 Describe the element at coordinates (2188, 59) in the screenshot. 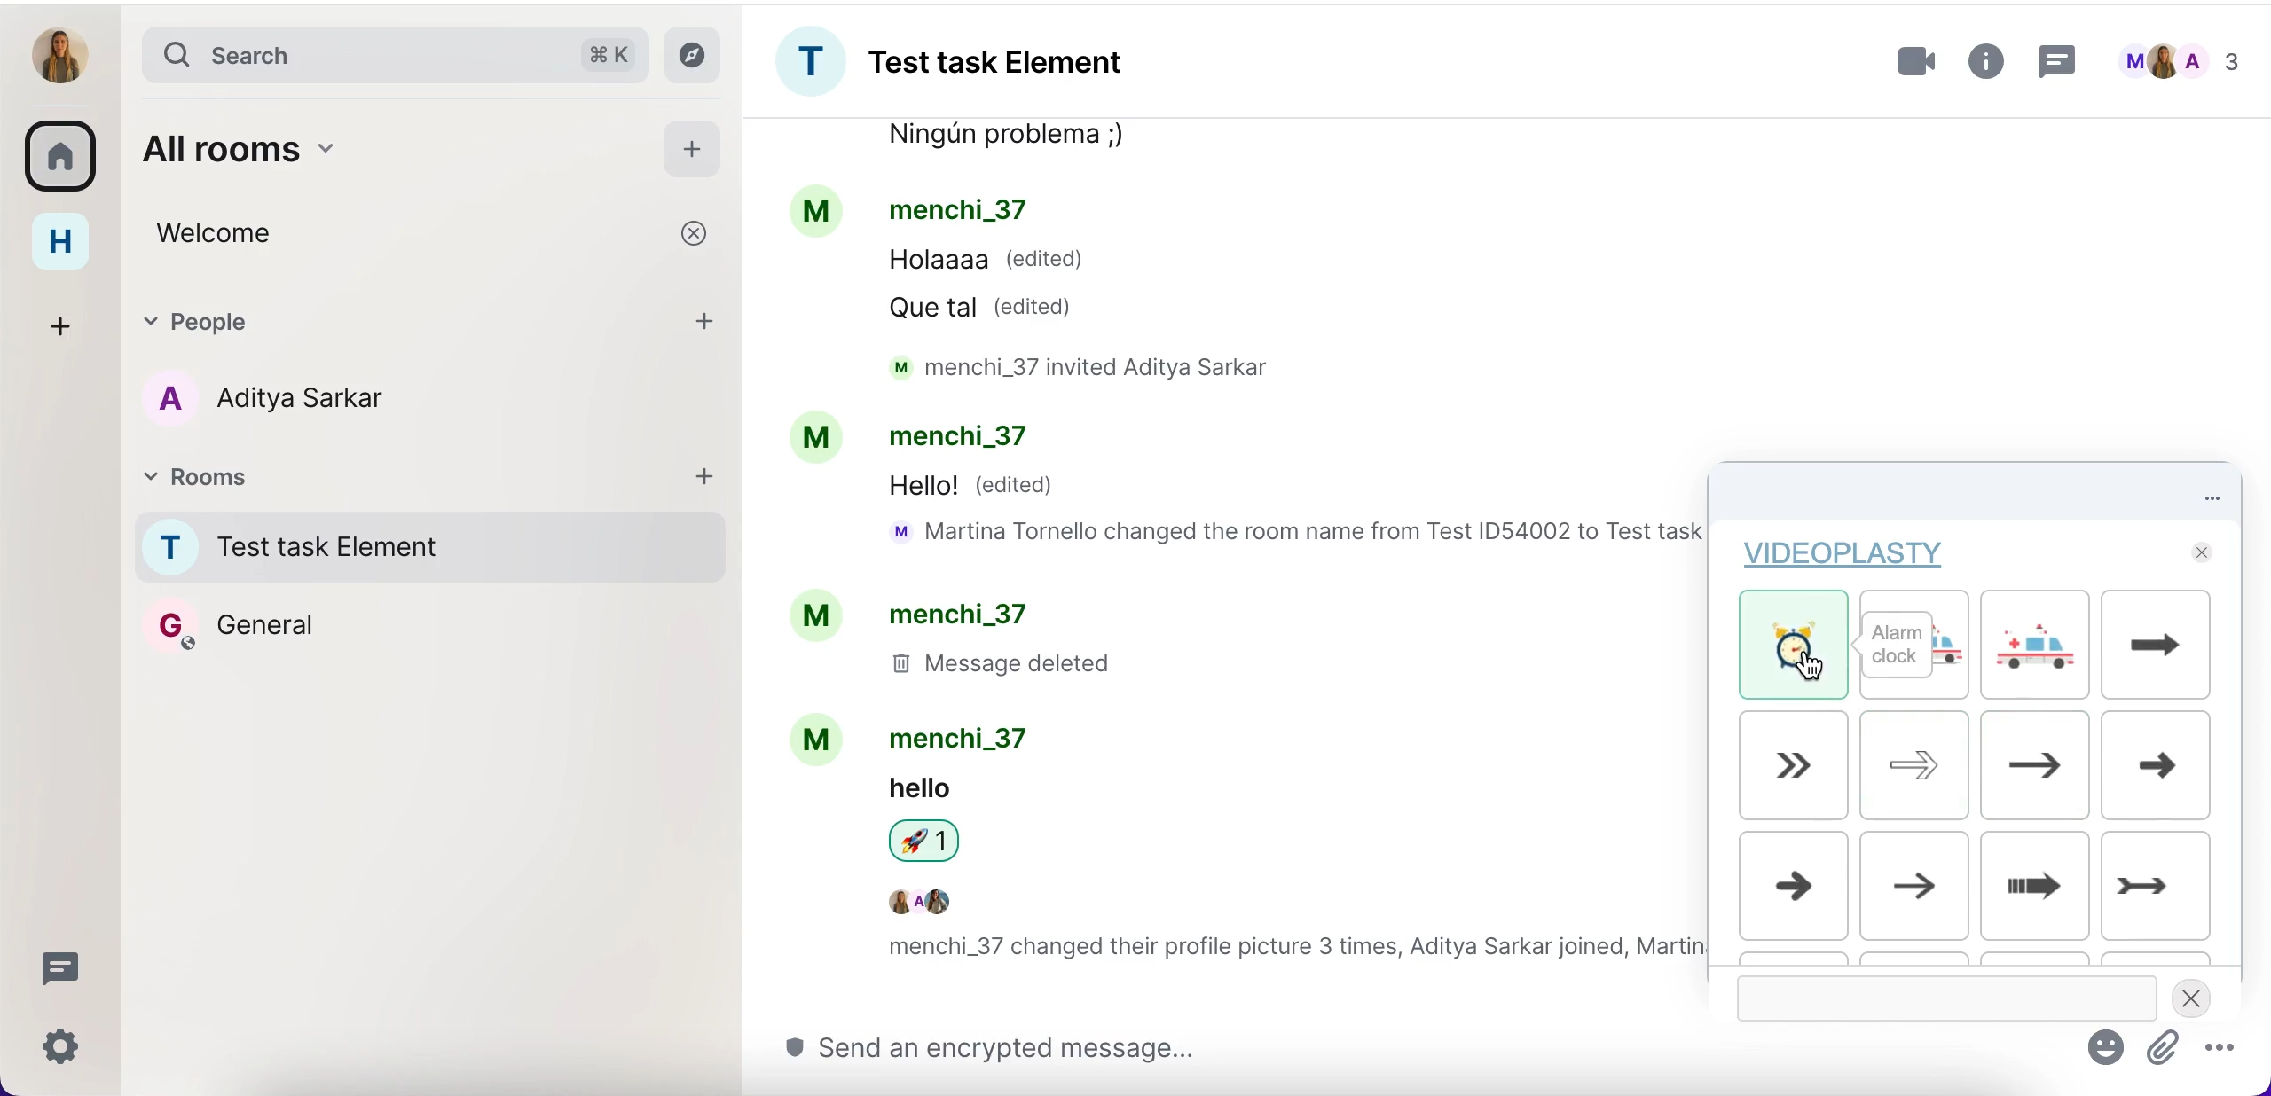

I see `chats` at that location.